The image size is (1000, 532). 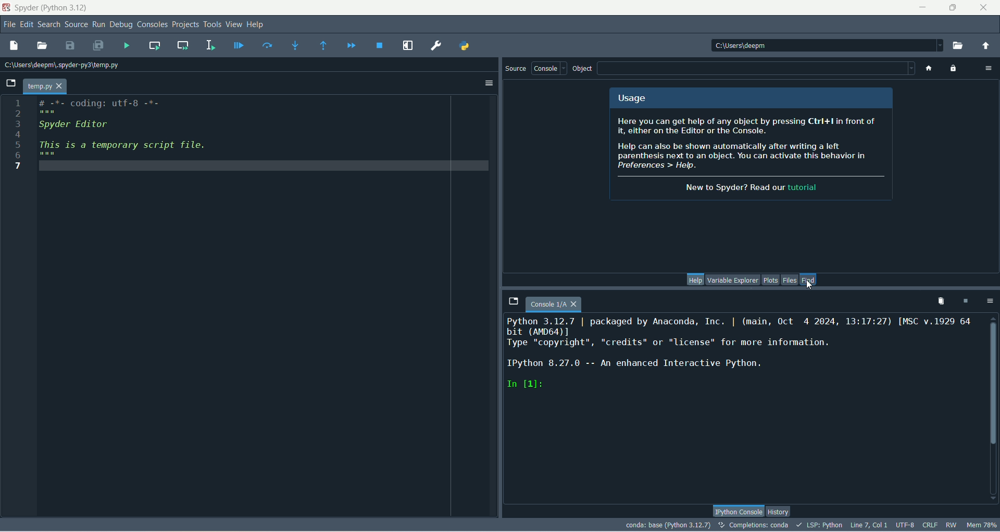 What do you see at coordinates (14, 45) in the screenshot?
I see `new` at bounding box center [14, 45].